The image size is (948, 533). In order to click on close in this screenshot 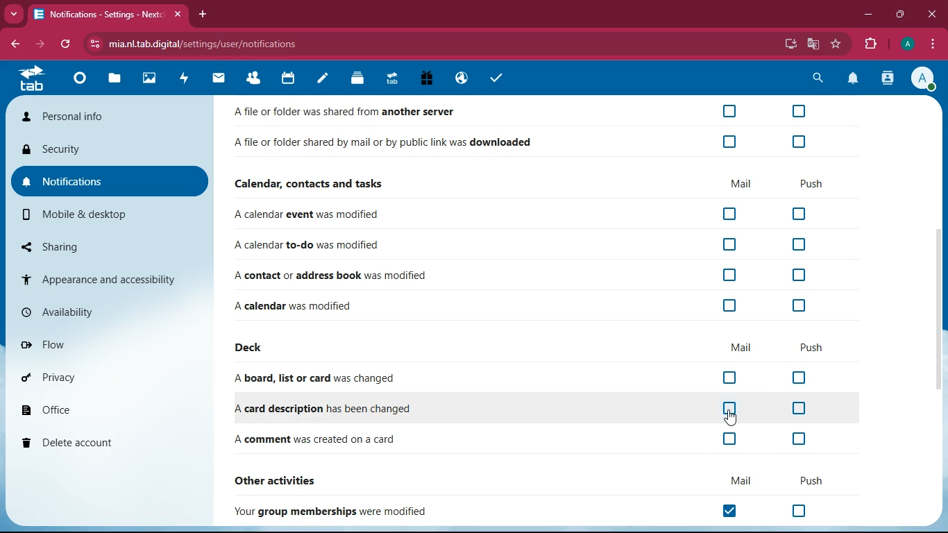, I will do `click(176, 15)`.